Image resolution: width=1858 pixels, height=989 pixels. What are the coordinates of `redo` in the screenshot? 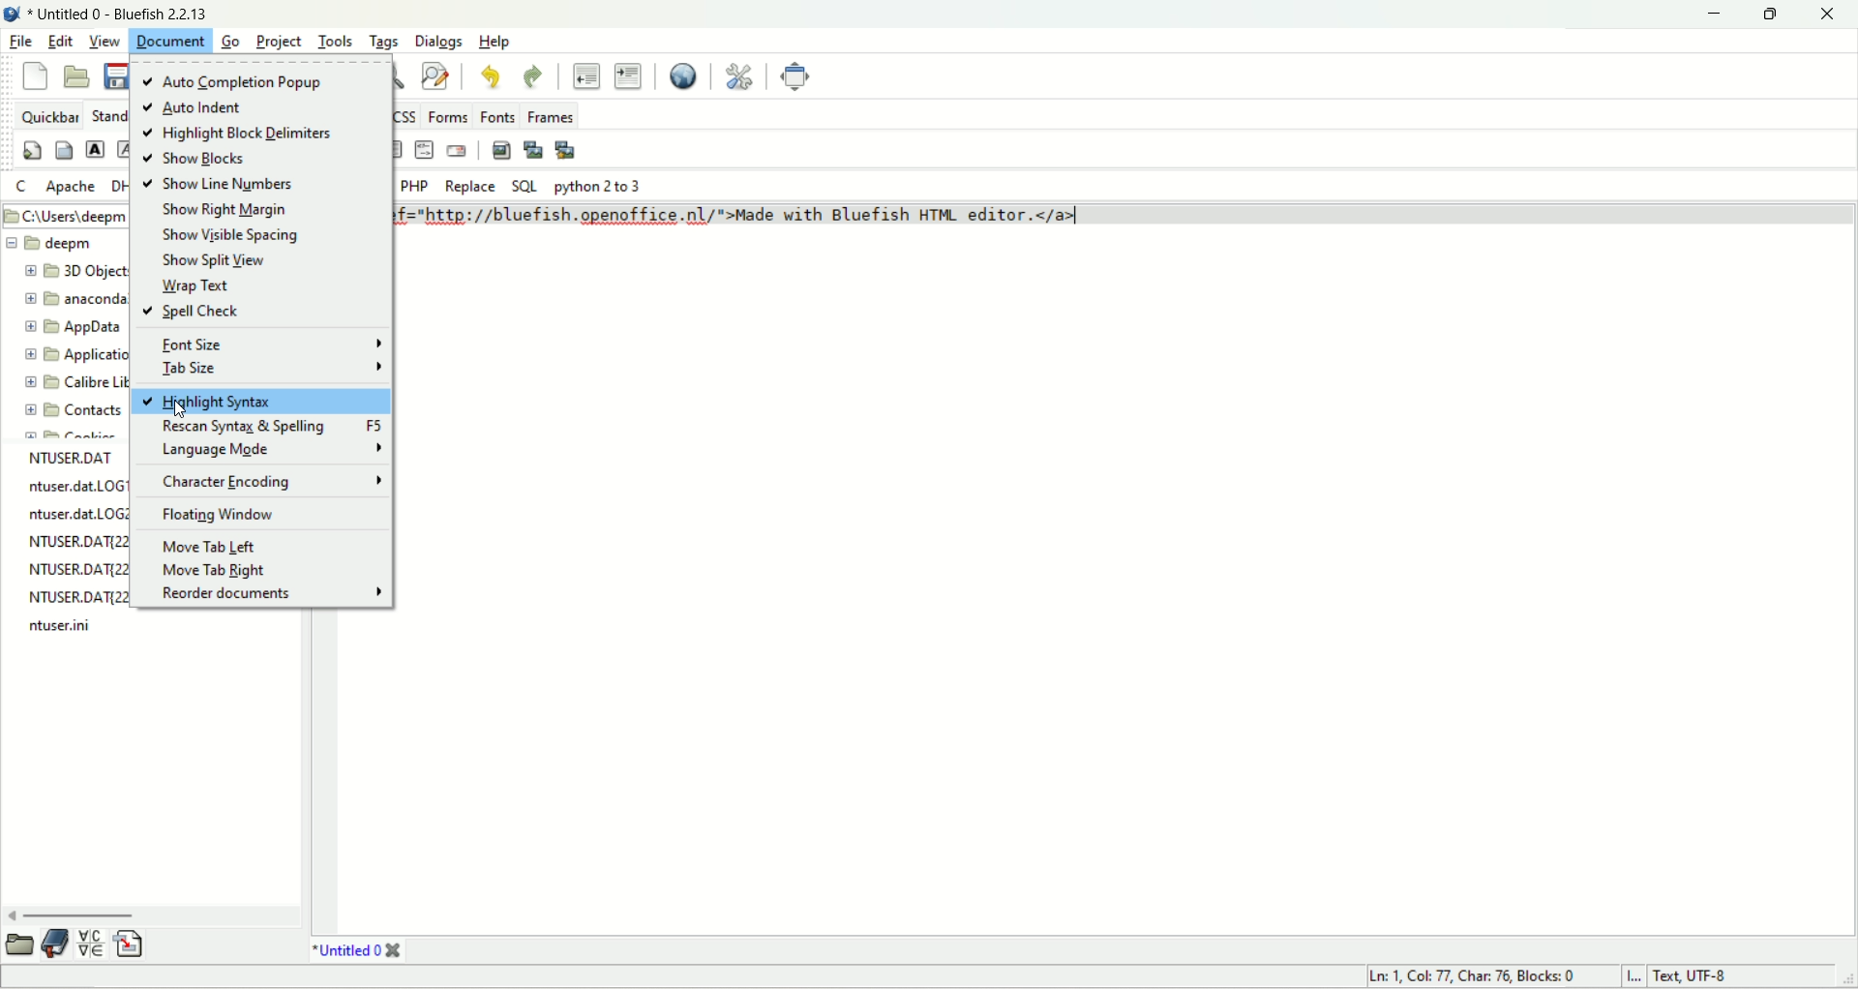 It's located at (534, 76).